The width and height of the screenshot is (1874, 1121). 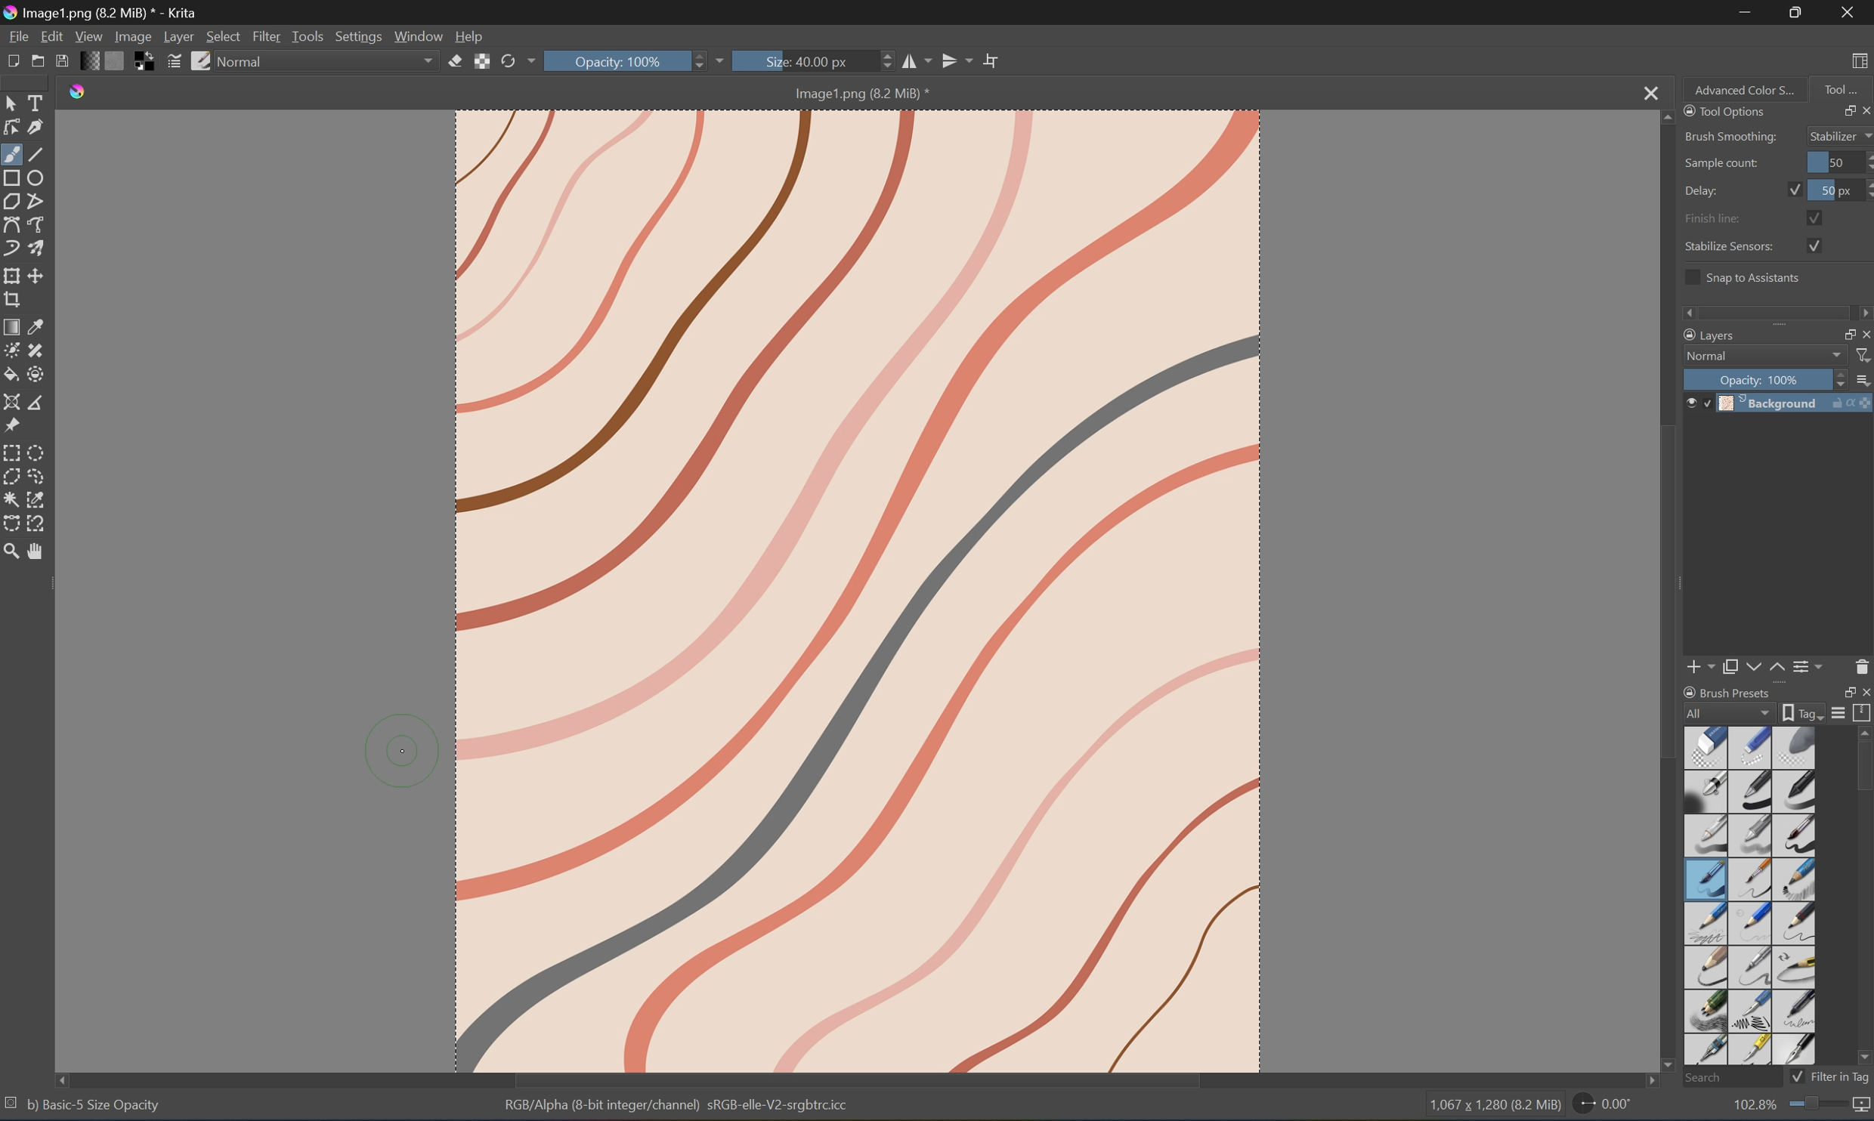 I want to click on Ellipse tool, so click(x=39, y=175).